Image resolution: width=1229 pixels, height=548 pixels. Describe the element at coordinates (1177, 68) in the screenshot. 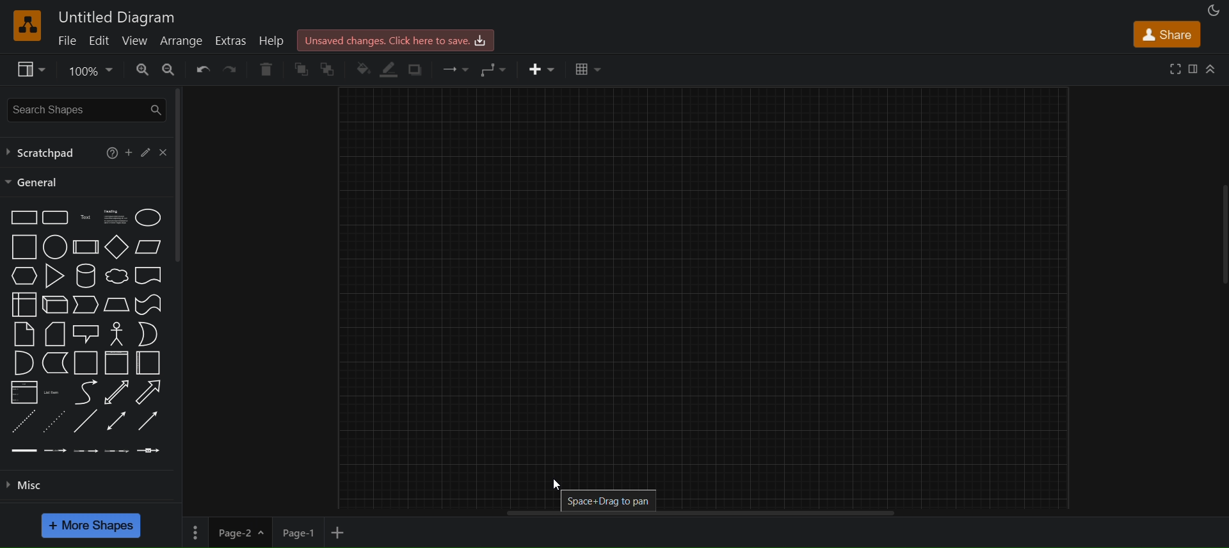

I see `full screen` at that location.